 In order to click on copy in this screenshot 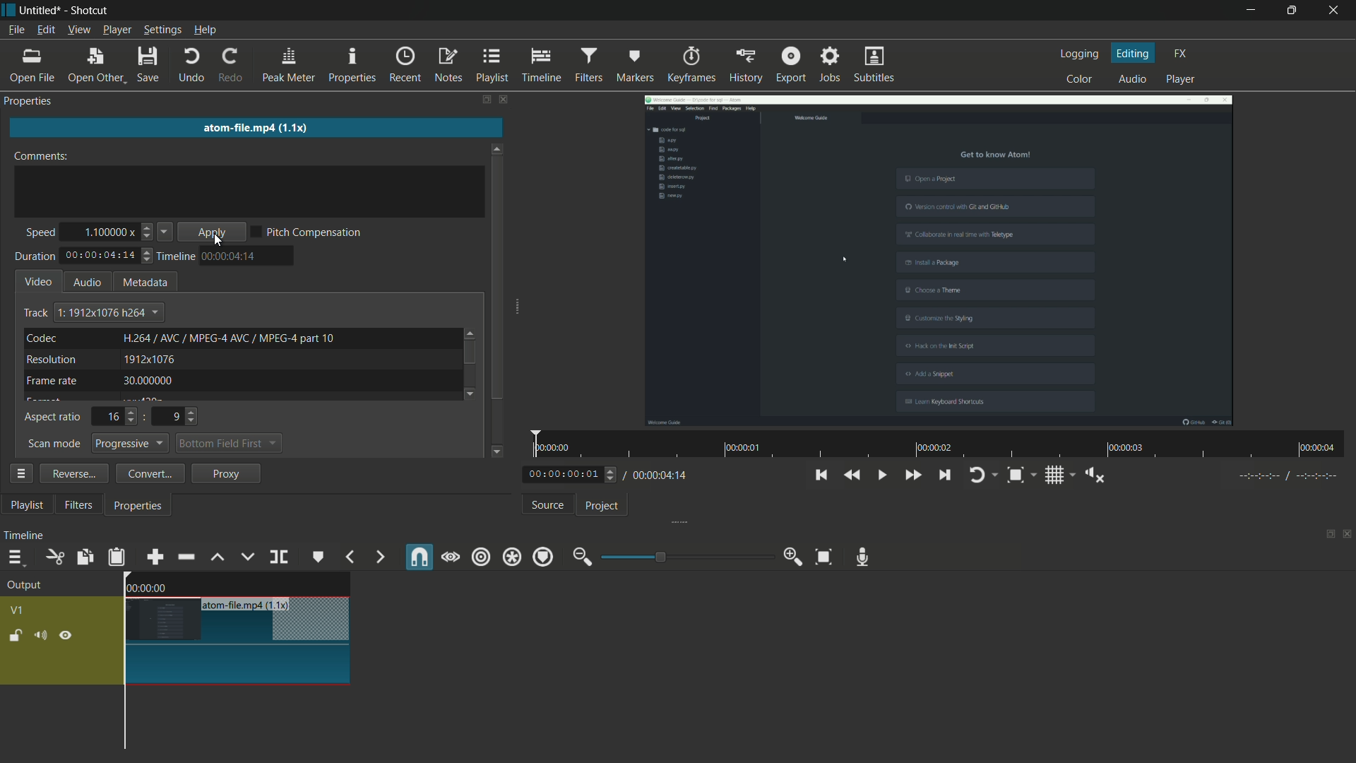, I will do `click(84, 557)`.